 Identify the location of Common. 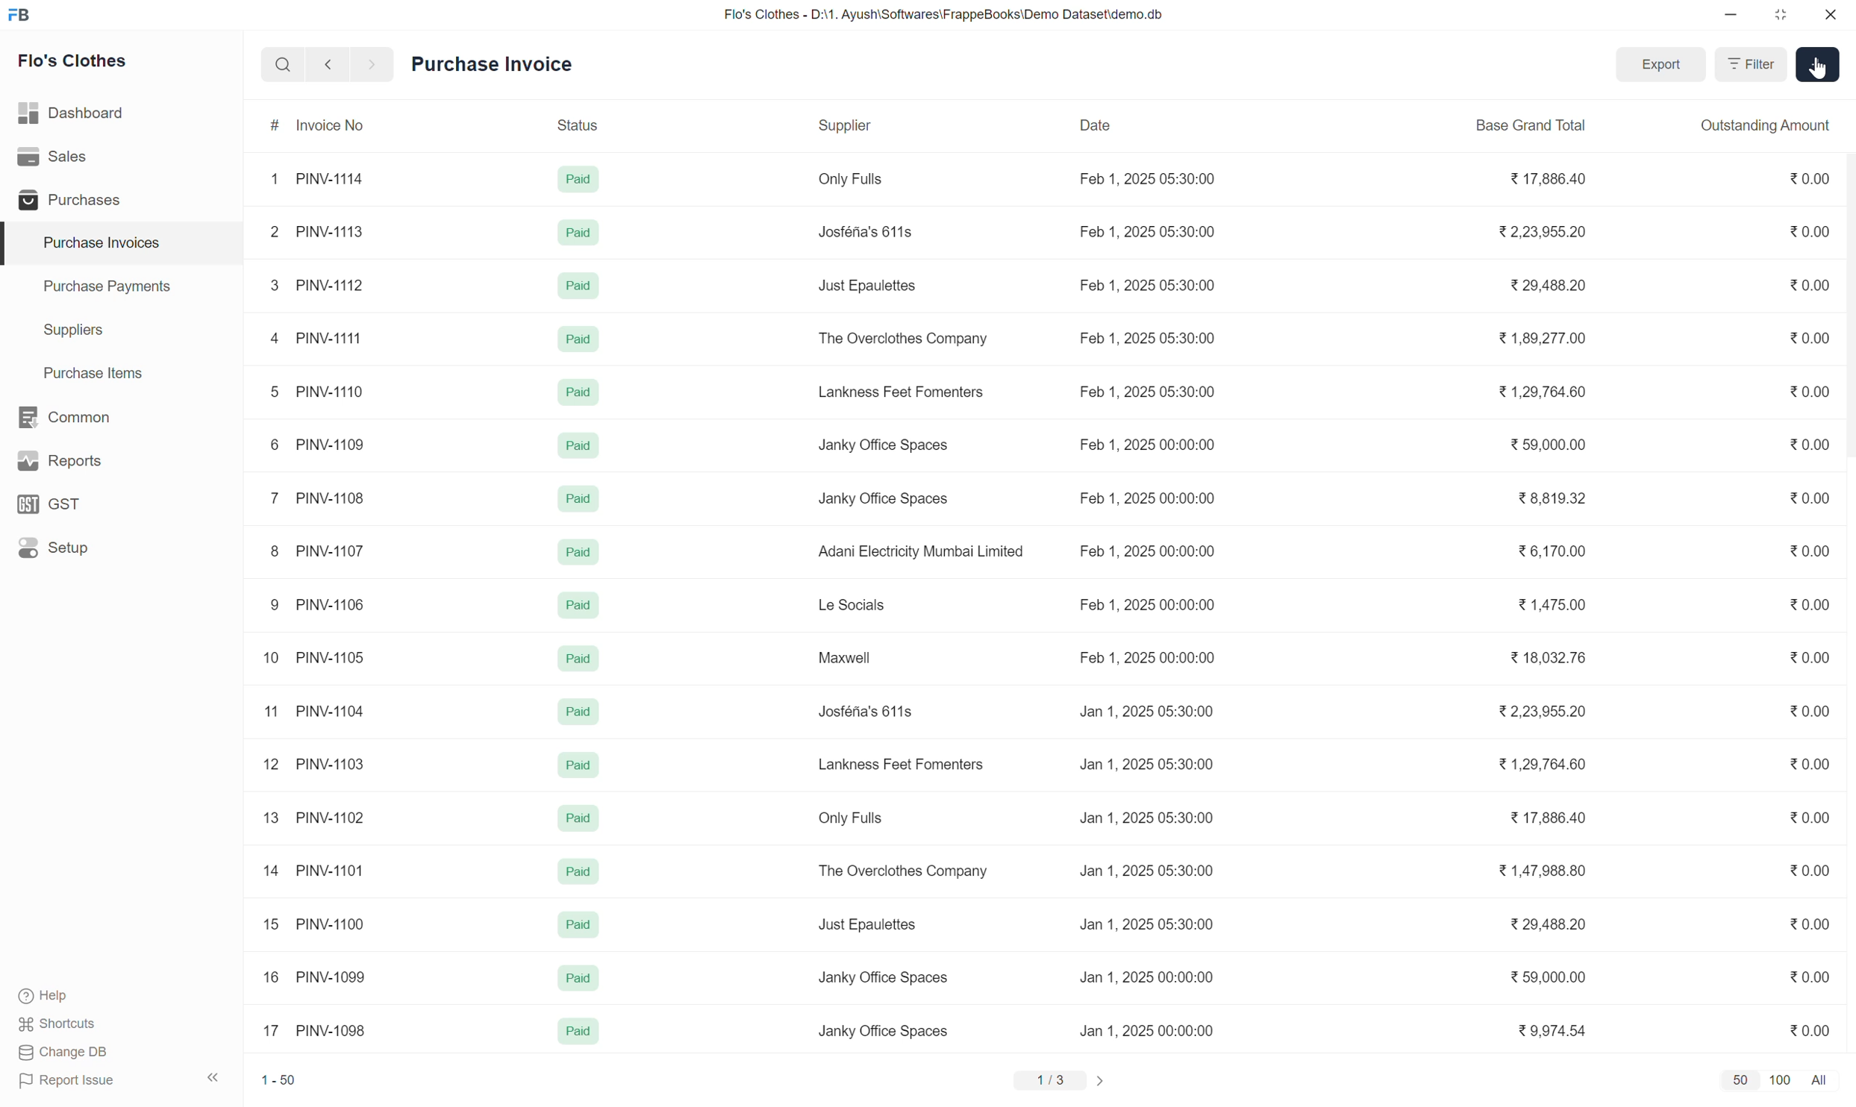
(122, 417).